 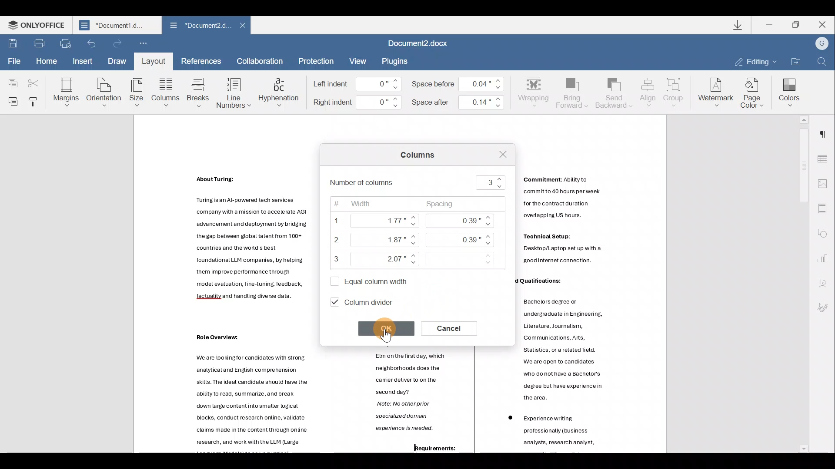 I want to click on Close, so click(x=822, y=24).